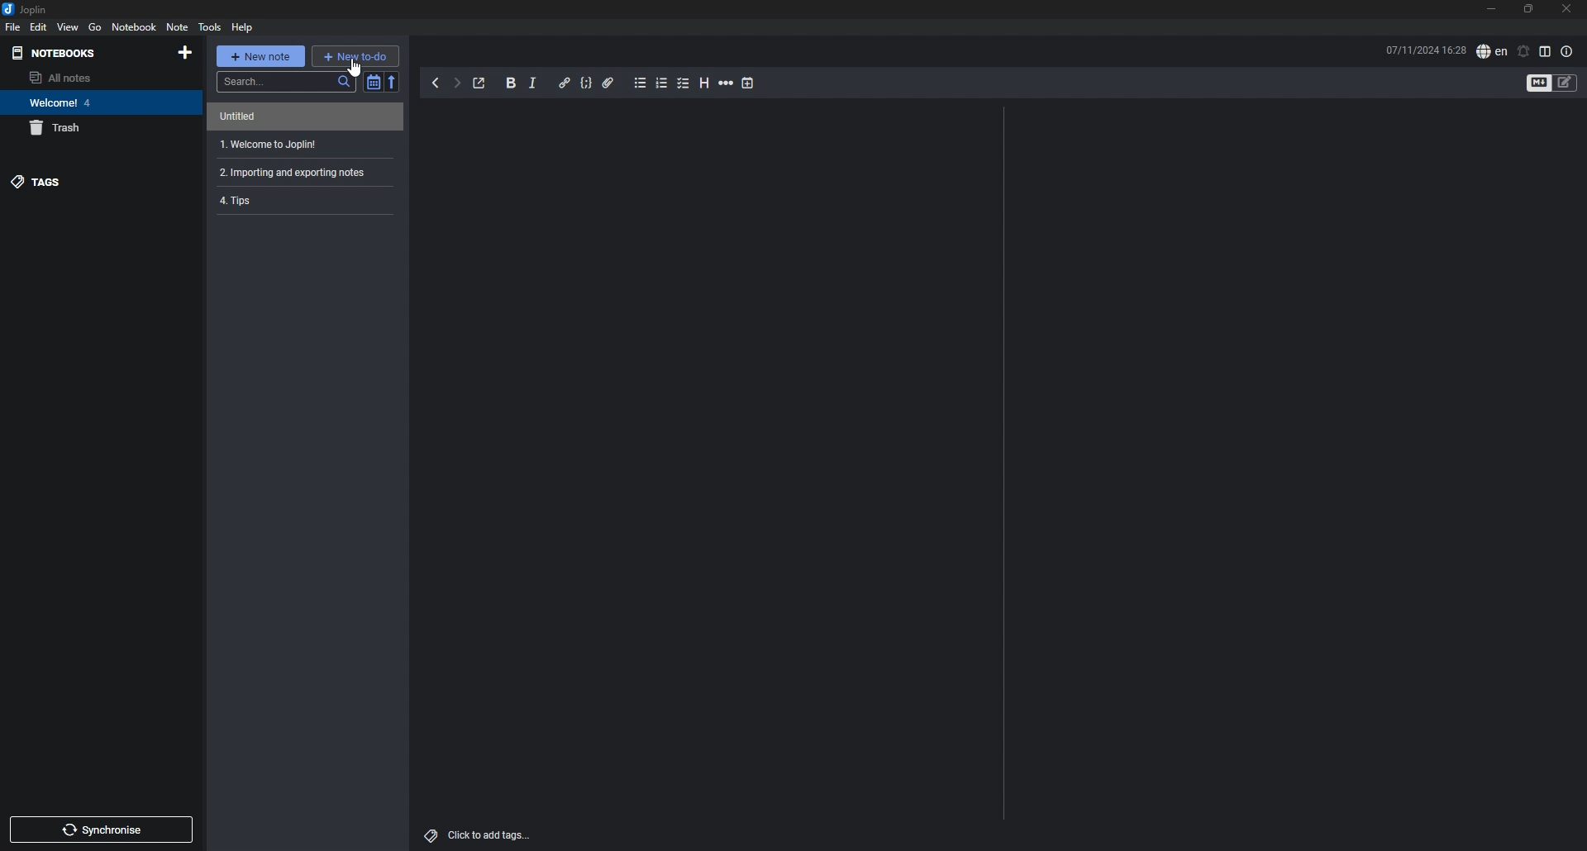 The height and width of the screenshot is (851, 1587). I want to click on resize, so click(1529, 9).